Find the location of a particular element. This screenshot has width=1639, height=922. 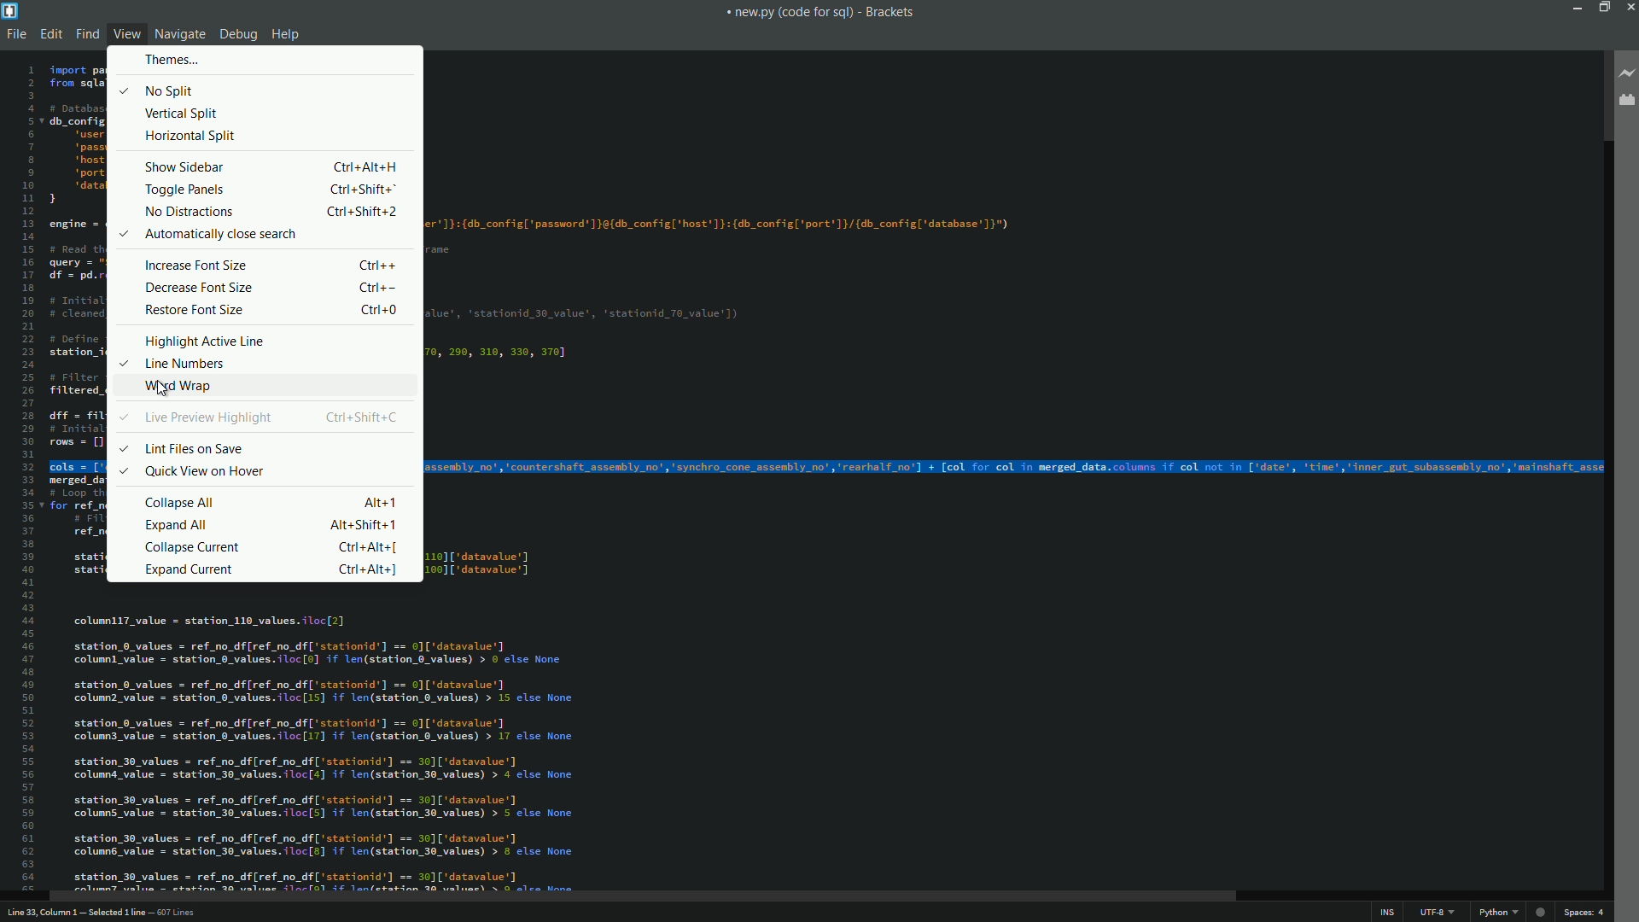

expand current is located at coordinates (187, 570).